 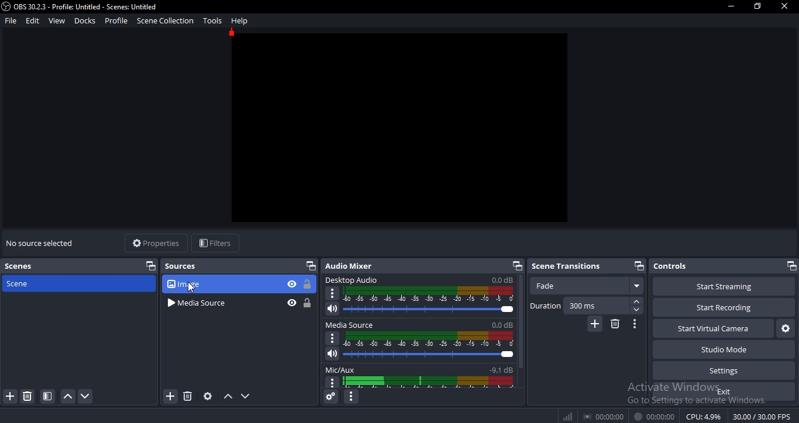 What do you see at coordinates (11, 396) in the screenshot?
I see `add scene` at bounding box center [11, 396].